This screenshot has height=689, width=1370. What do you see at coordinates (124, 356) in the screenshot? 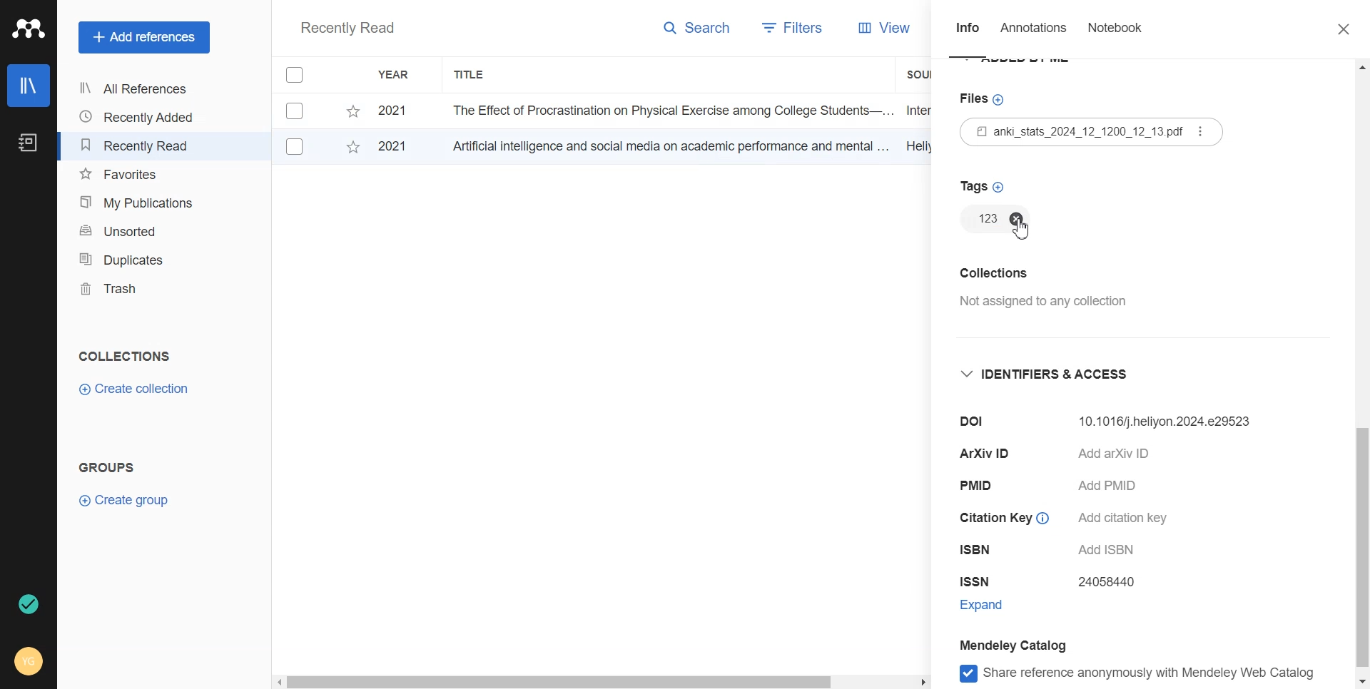
I see `Collections` at bounding box center [124, 356].